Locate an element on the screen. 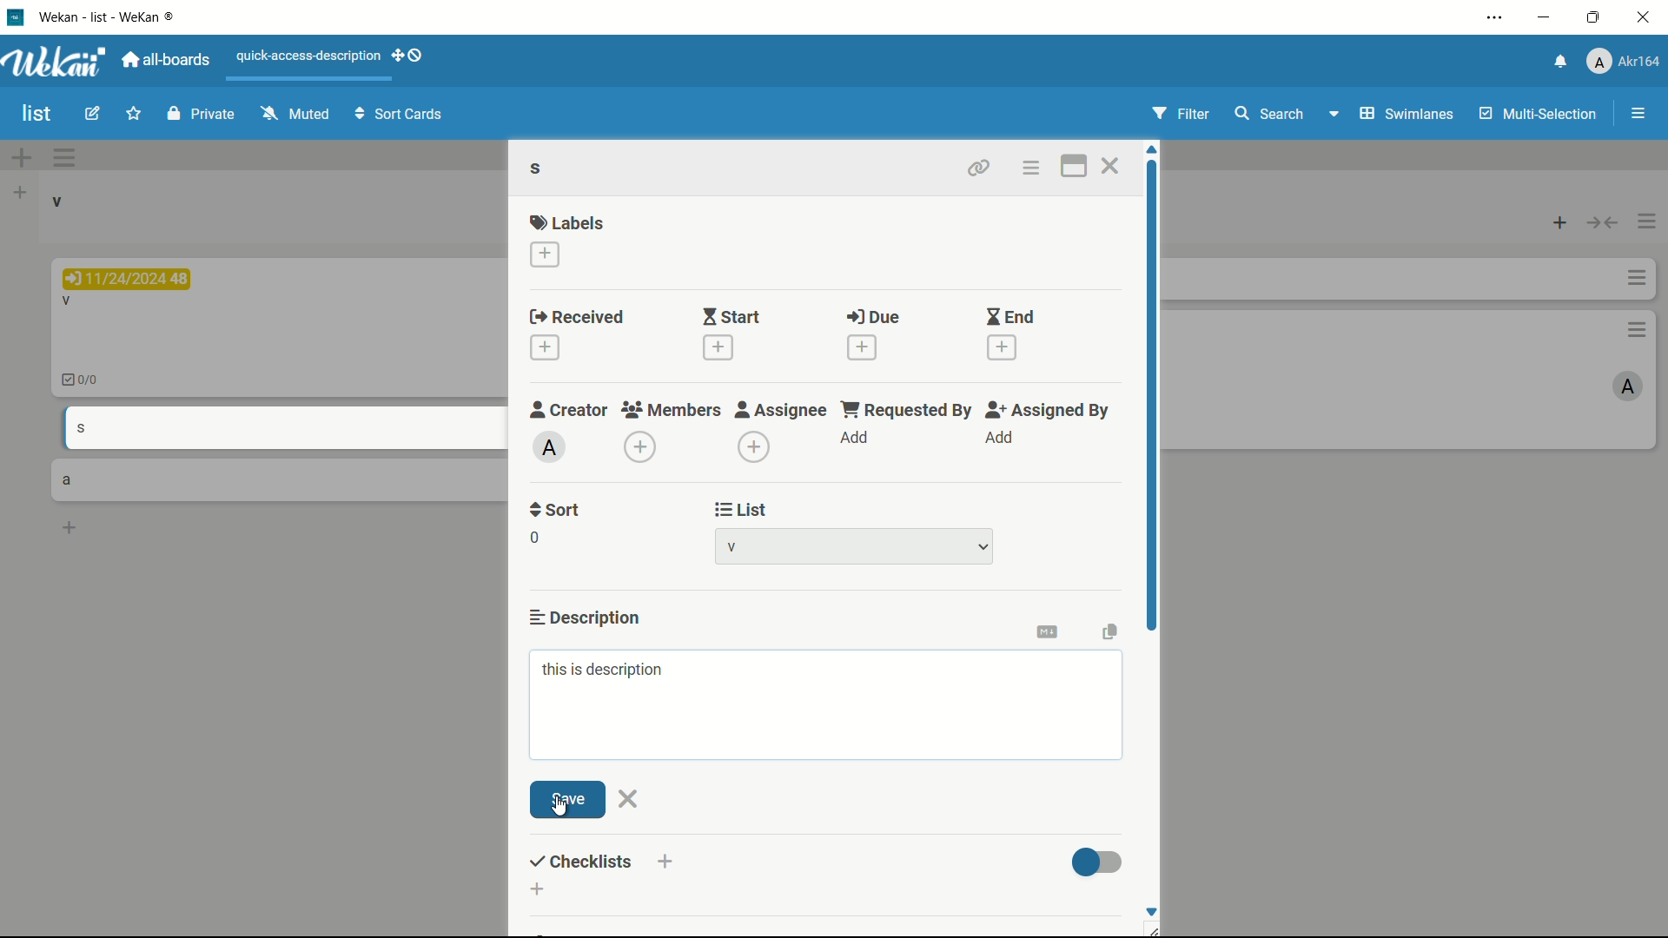 This screenshot has width=1668, height=938. maximize is located at coordinates (1593, 18).